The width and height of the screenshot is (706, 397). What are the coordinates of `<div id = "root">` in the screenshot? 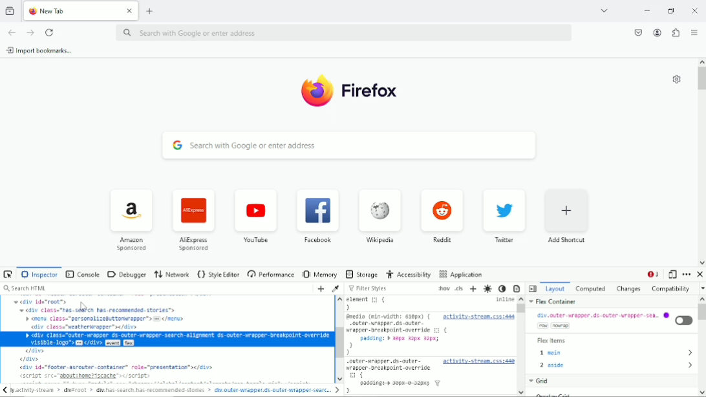 It's located at (42, 303).